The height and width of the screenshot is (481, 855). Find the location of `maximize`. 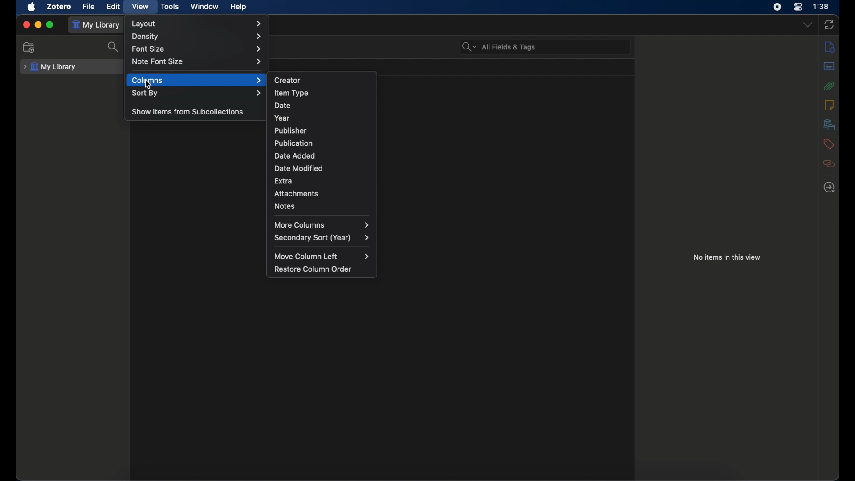

maximize is located at coordinates (50, 25).